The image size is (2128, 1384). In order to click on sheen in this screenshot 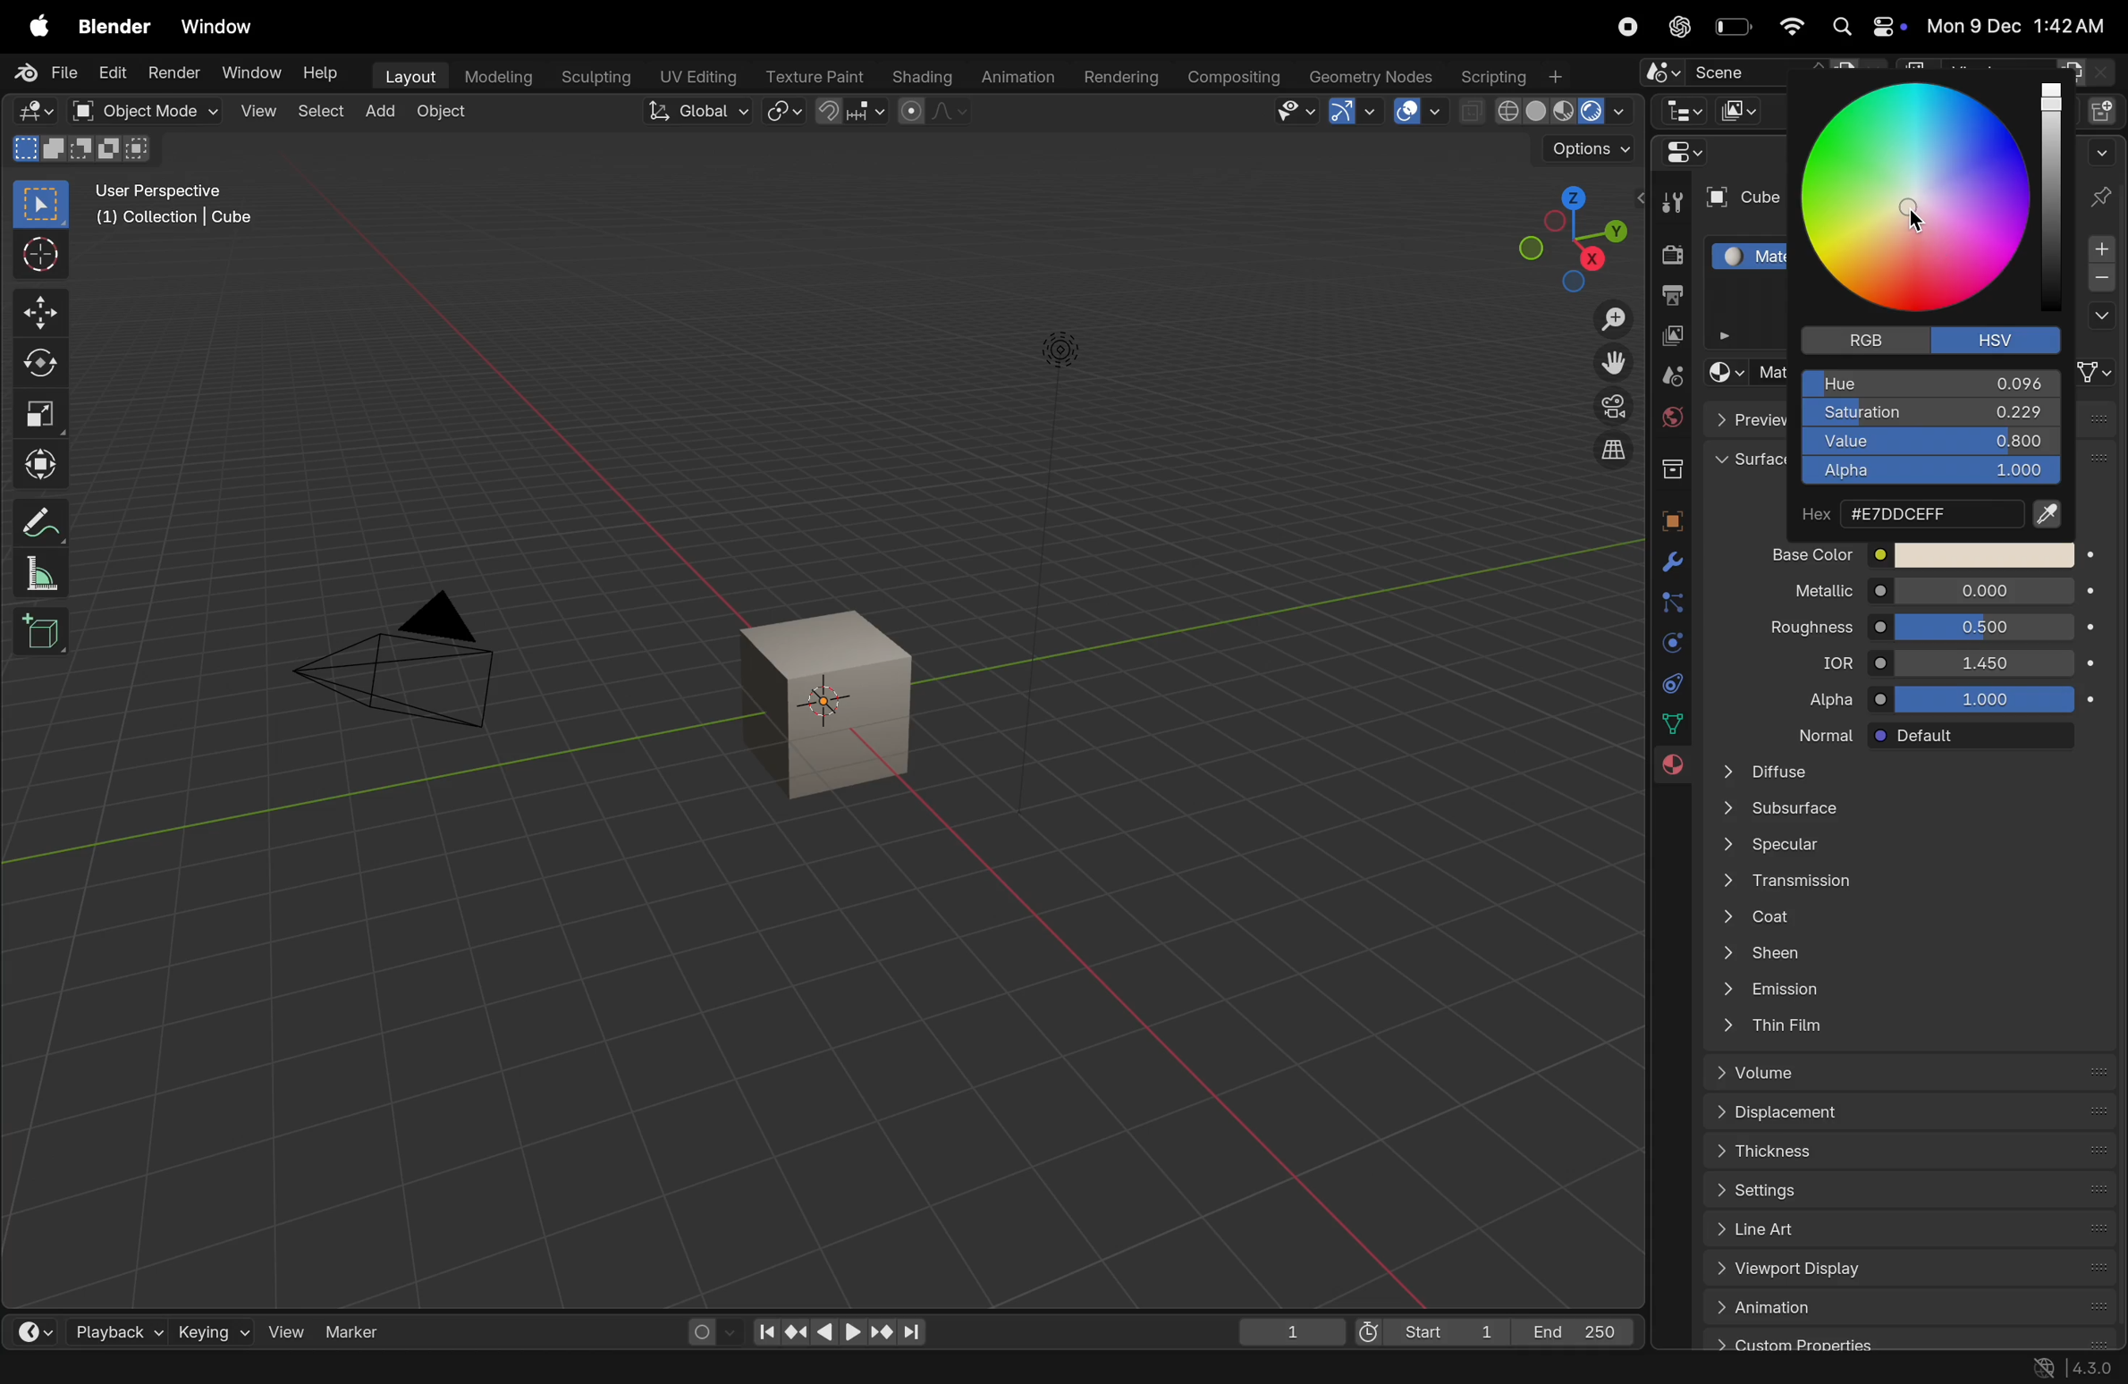, I will do `click(1898, 957)`.